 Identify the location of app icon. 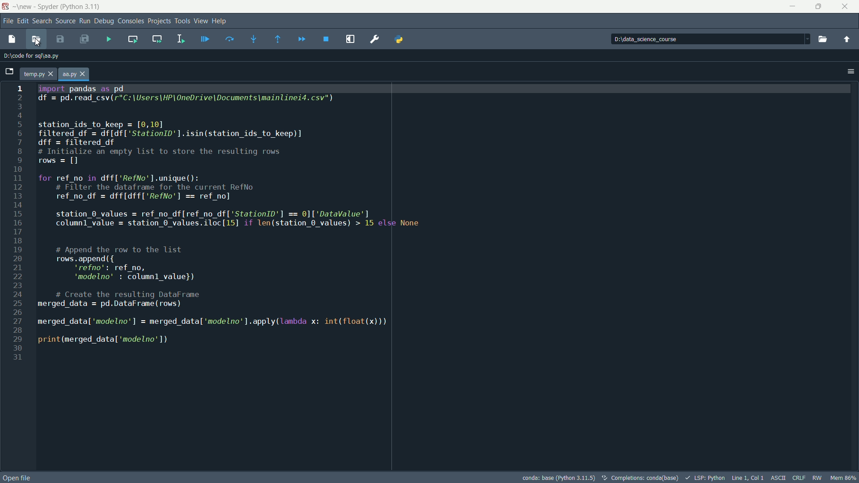
(6, 7).